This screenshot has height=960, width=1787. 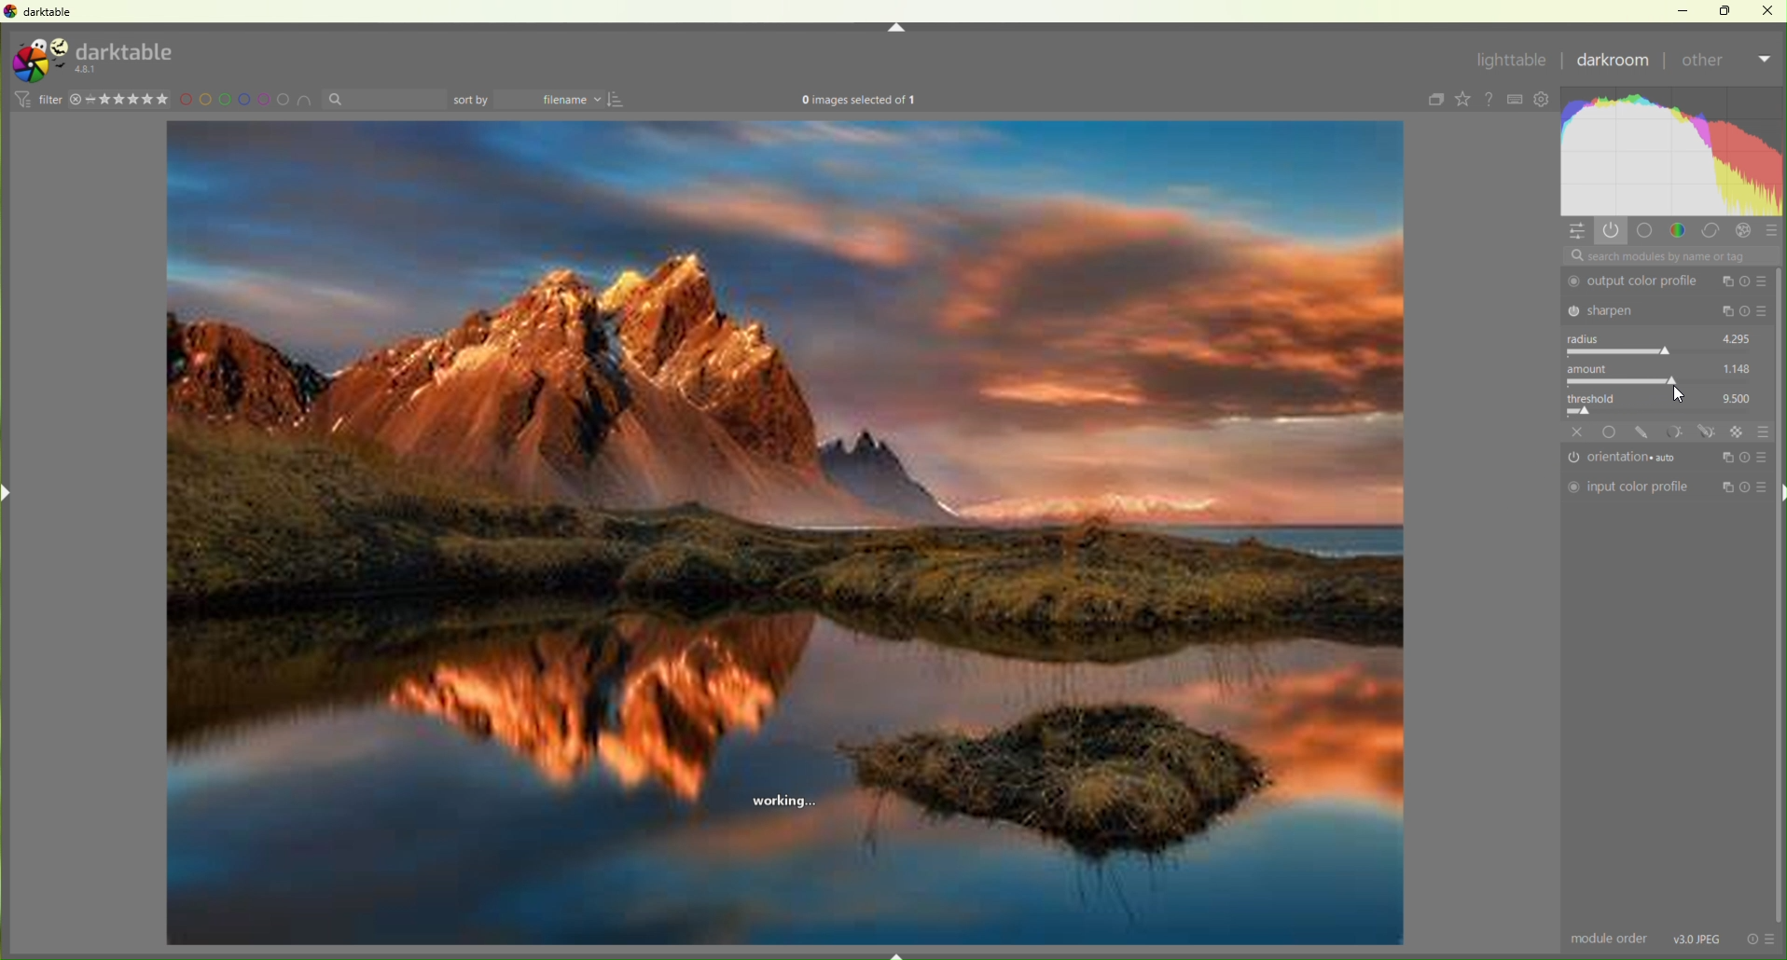 What do you see at coordinates (49, 99) in the screenshot?
I see `filter` at bounding box center [49, 99].